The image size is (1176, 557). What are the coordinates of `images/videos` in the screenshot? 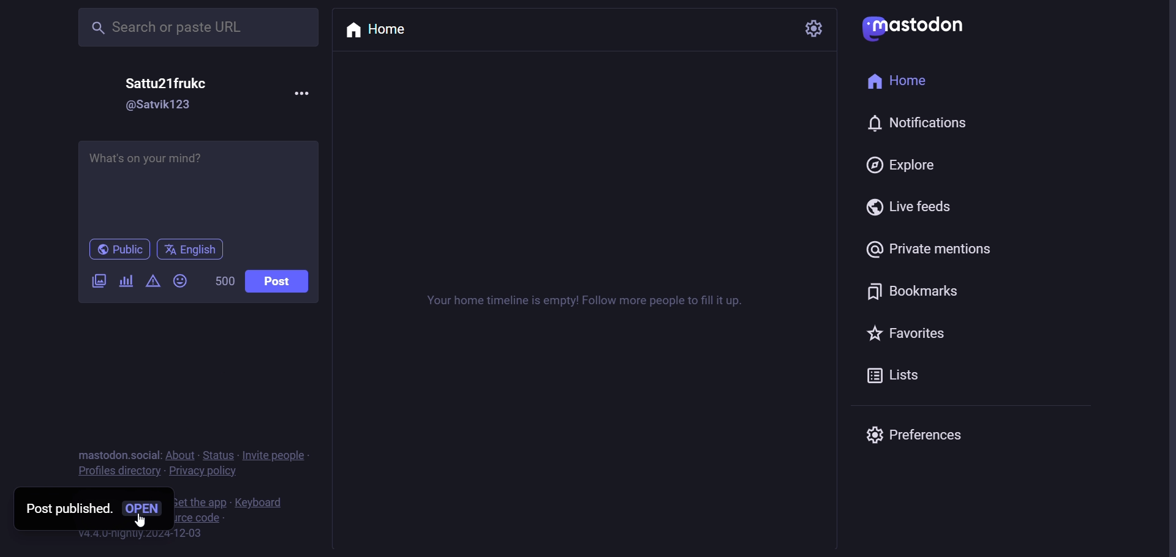 It's located at (98, 281).